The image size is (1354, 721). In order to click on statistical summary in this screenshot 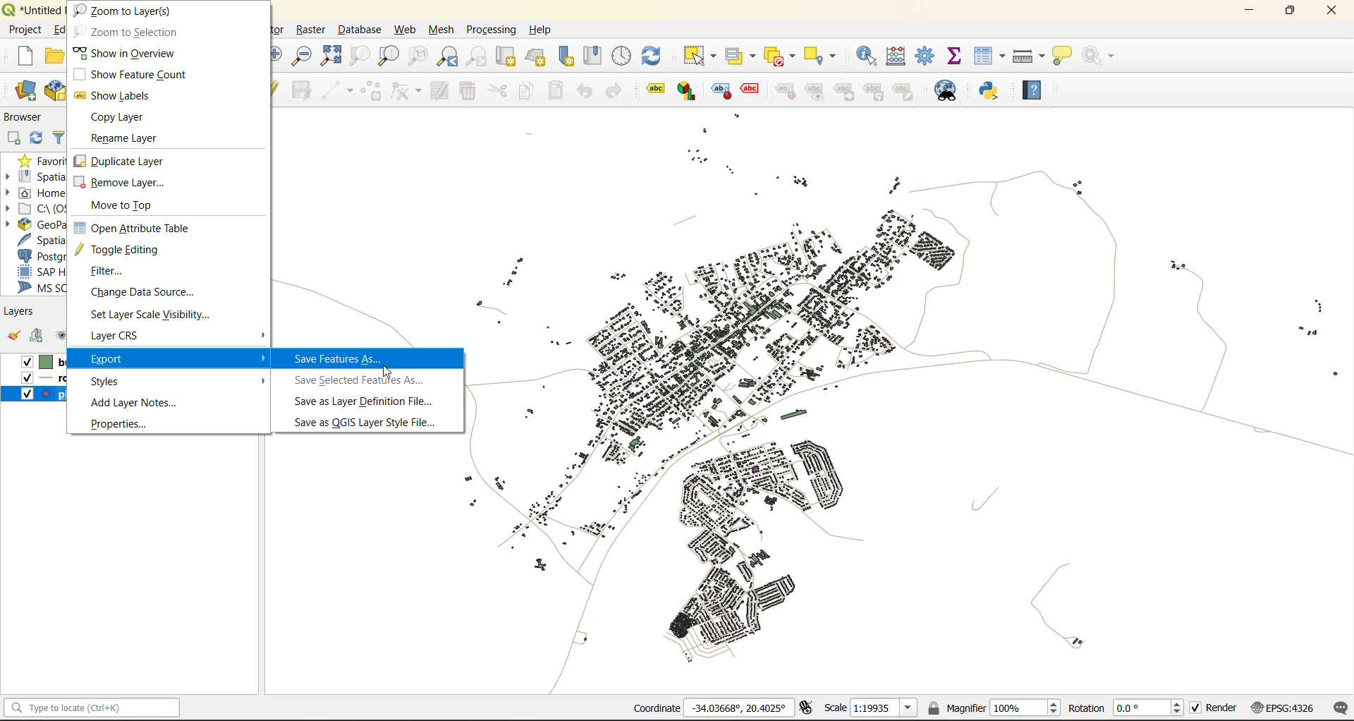, I will do `click(959, 56)`.